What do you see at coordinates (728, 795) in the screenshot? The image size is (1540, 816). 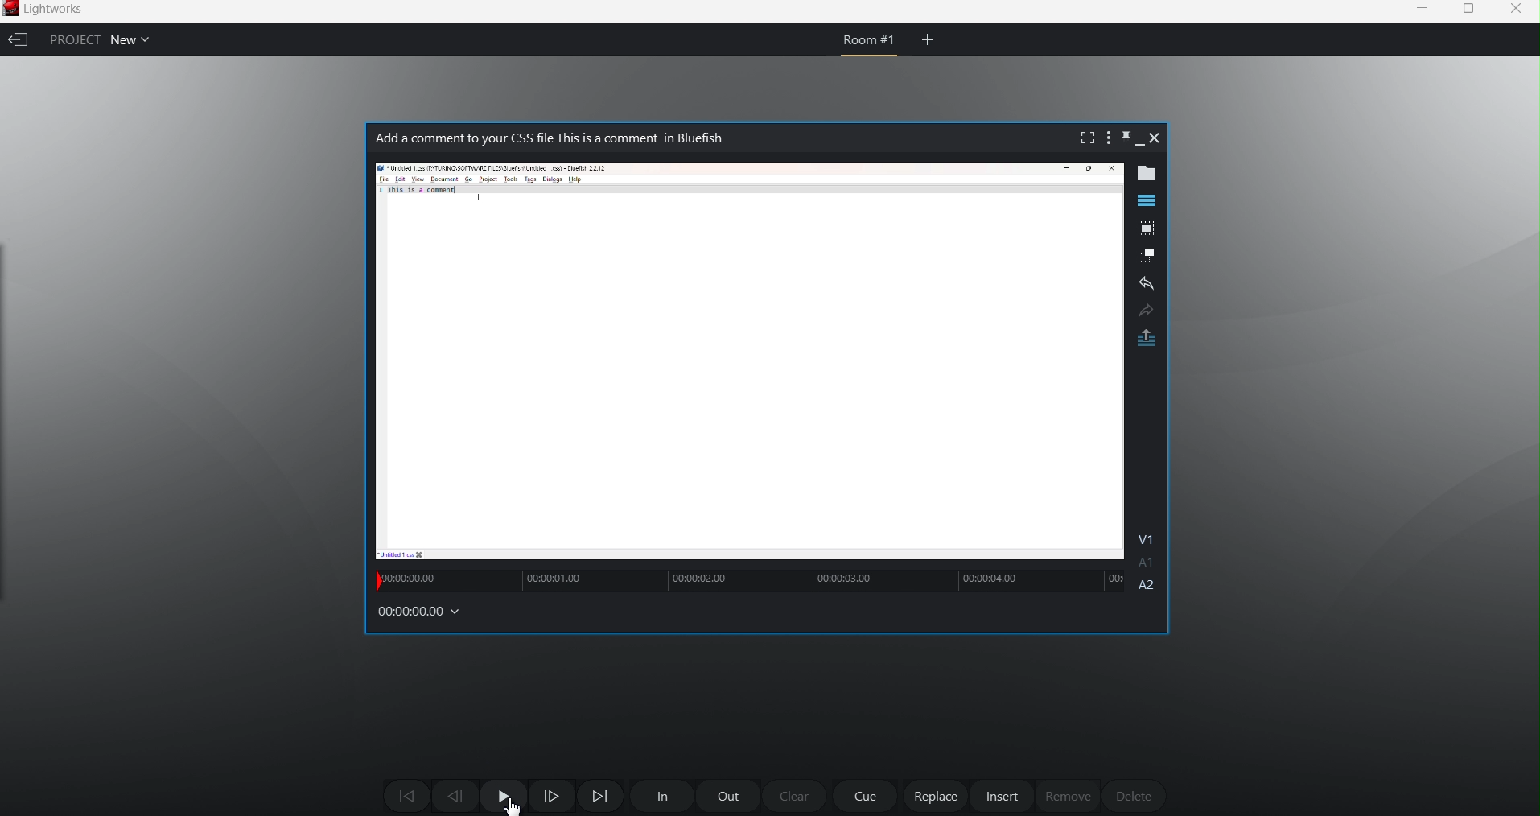 I see `out` at bounding box center [728, 795].